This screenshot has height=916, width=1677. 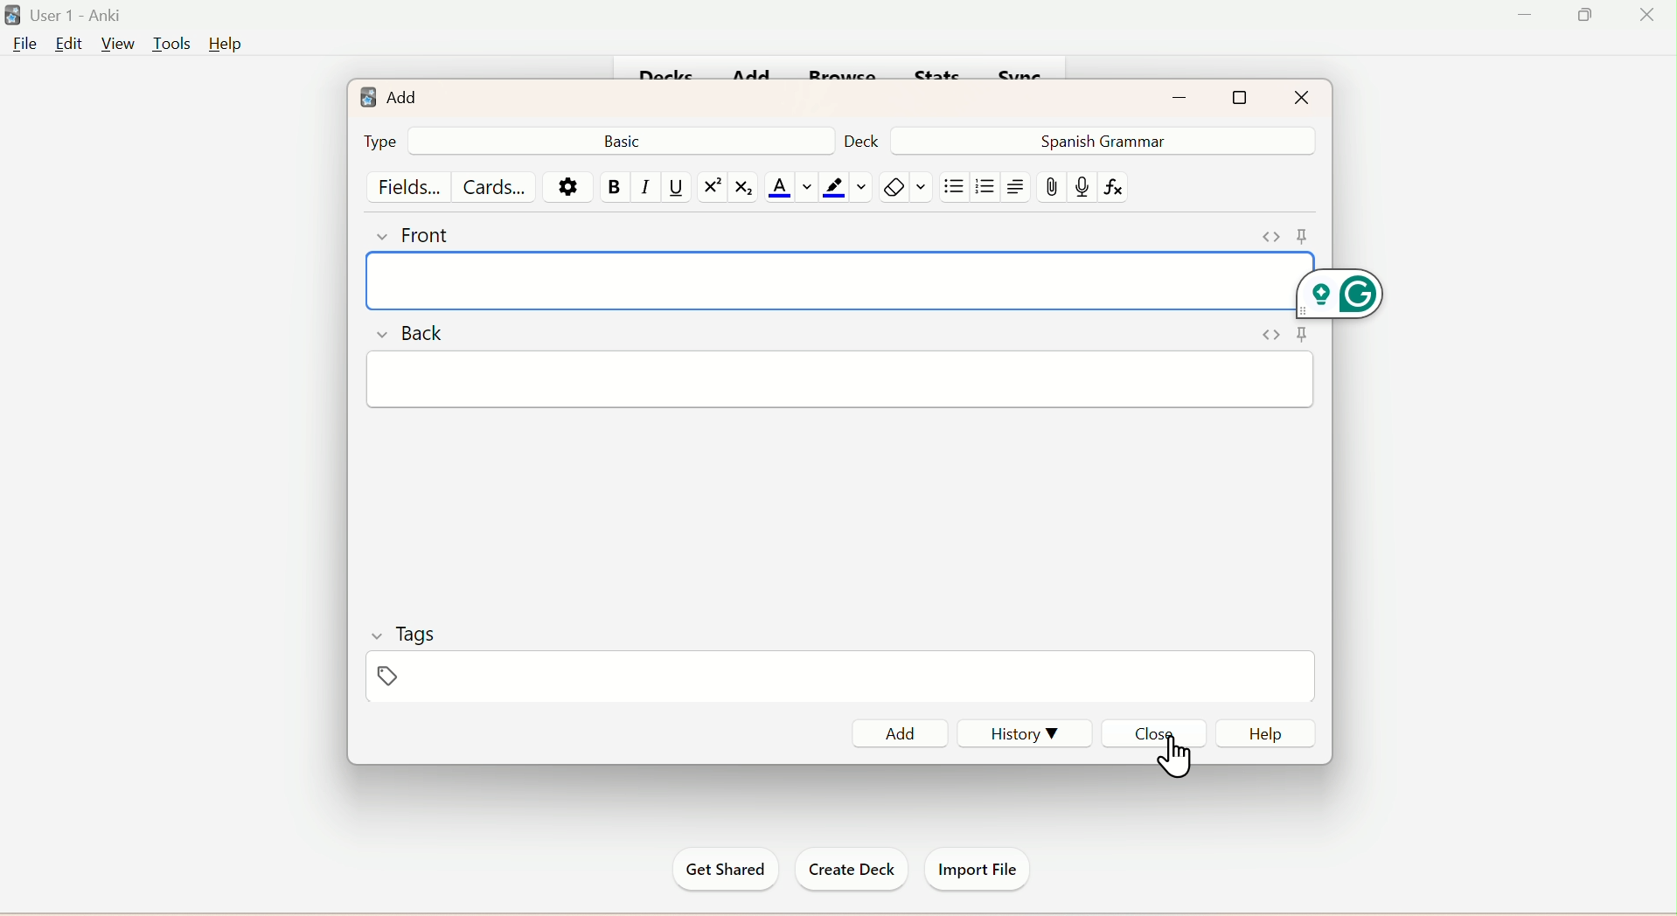 I want to click on Add, so click(x=905, y=731).